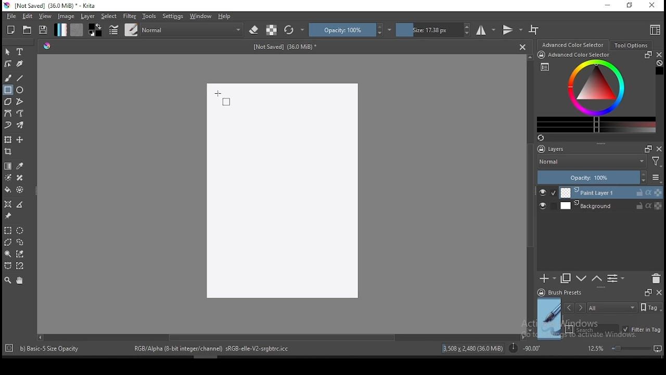 Image resolution: width=666 pixels, height=375 pixels. What do you see at coordinates (20, 63) in the screenshot?
I see `calligraphy` at bounding box center [20, 63].